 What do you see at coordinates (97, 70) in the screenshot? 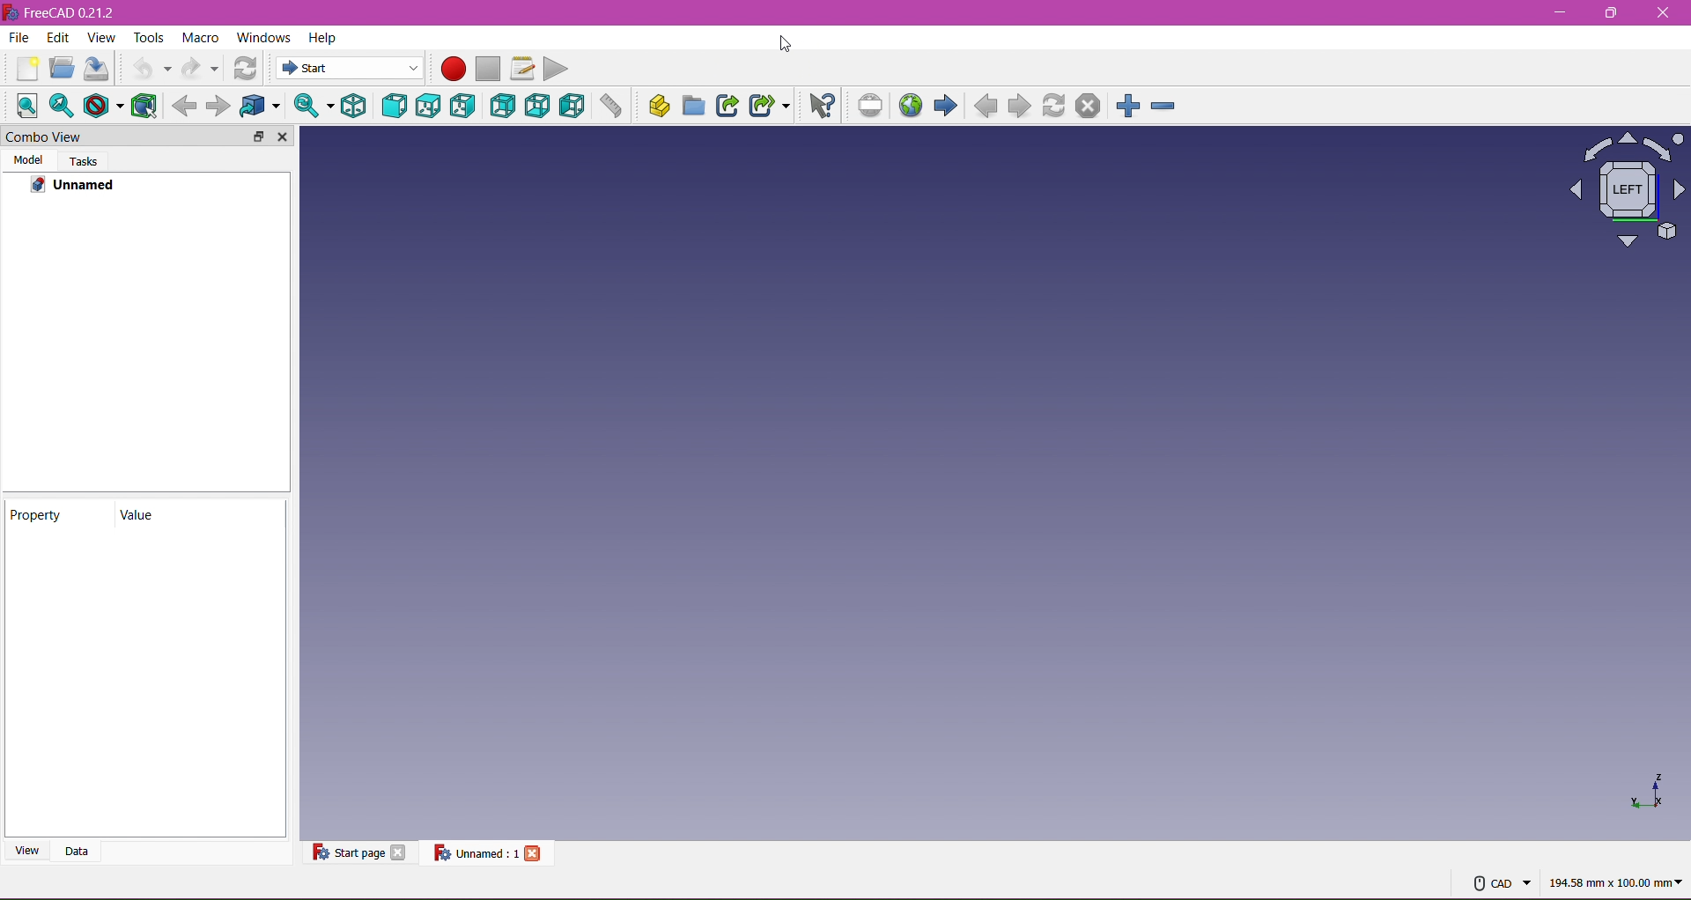
I see `Save Document` at bounding box center [97, 70].